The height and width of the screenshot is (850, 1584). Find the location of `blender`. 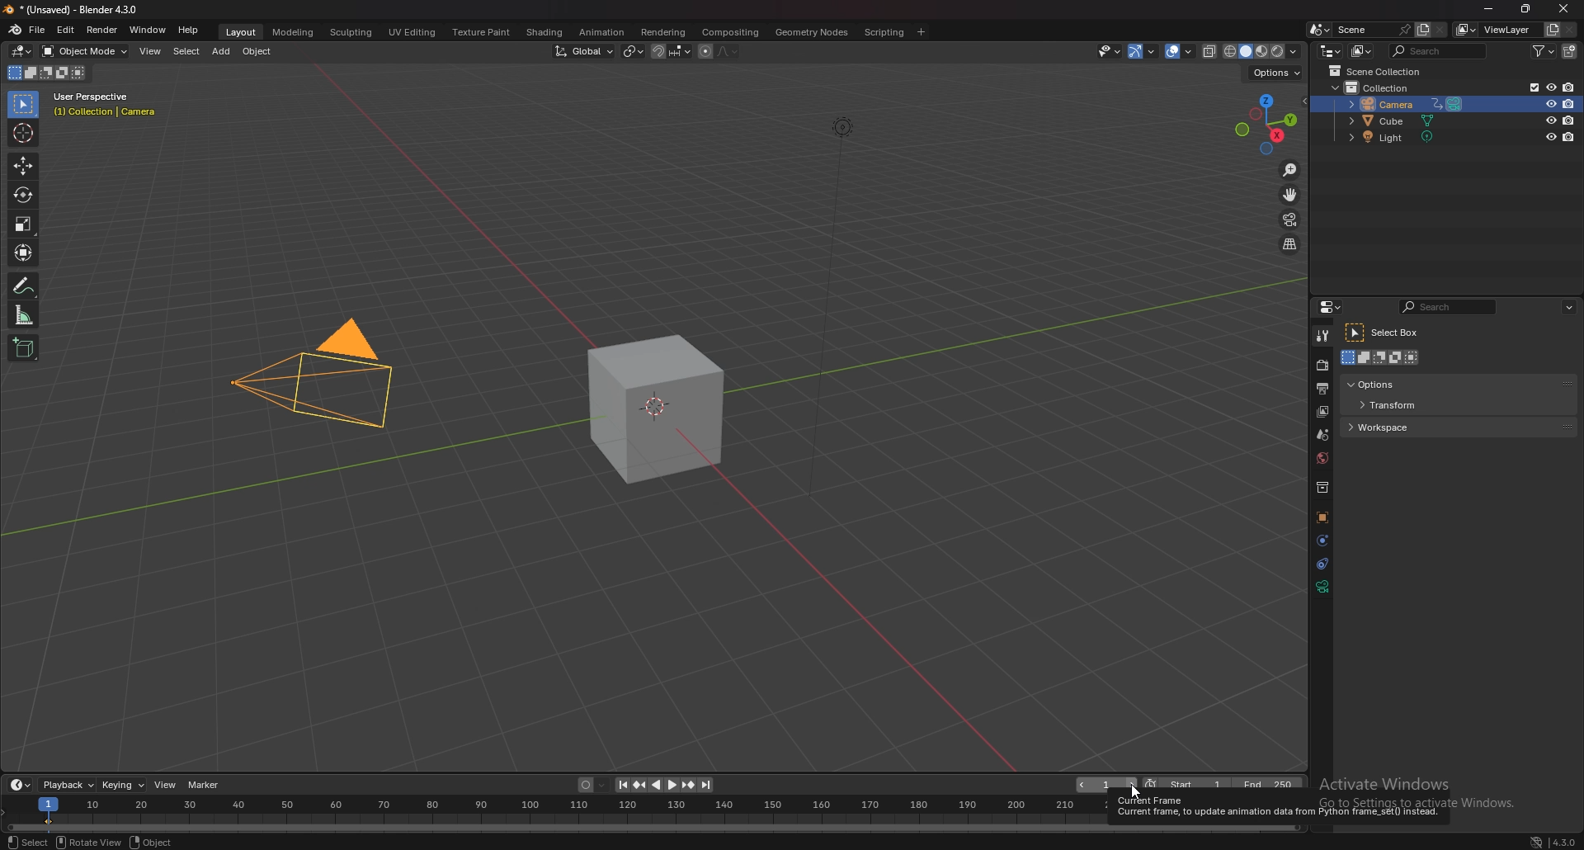

blender is located at coordinates (16, 30).